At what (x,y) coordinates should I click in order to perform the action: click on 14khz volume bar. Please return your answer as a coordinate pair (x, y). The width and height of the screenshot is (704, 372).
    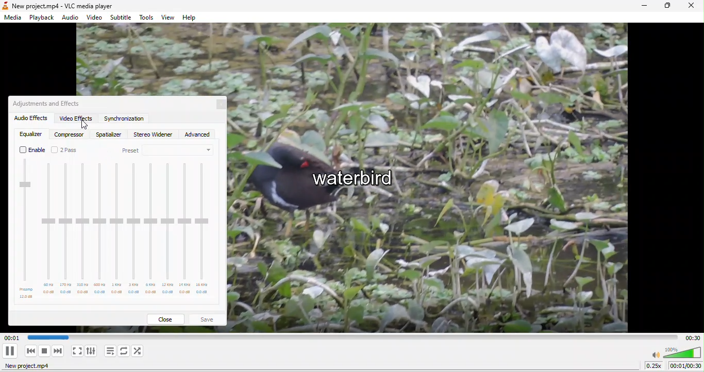
    Looking at the image, I should click on (184, 230).